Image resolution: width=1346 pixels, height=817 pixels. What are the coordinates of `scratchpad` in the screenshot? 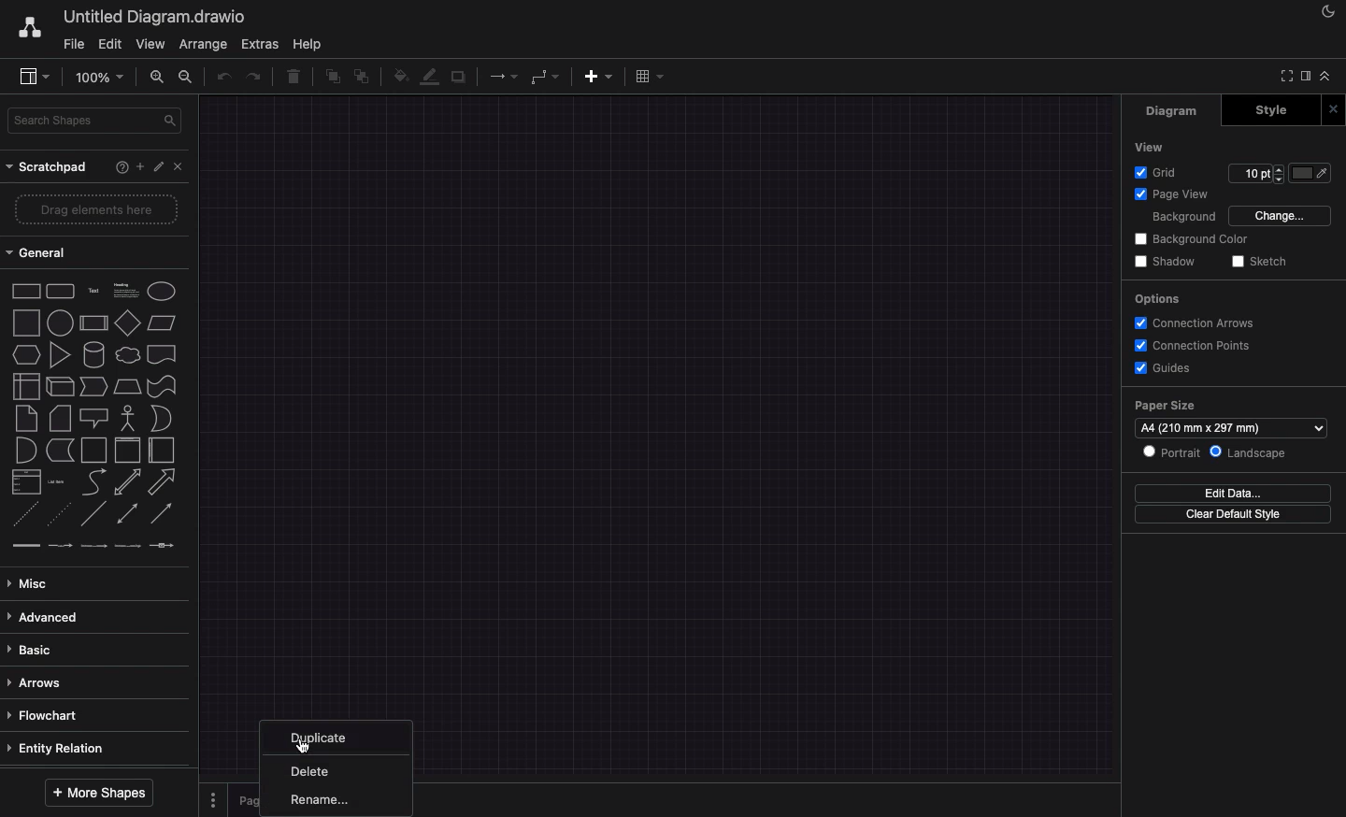 It's located at (48, 167).